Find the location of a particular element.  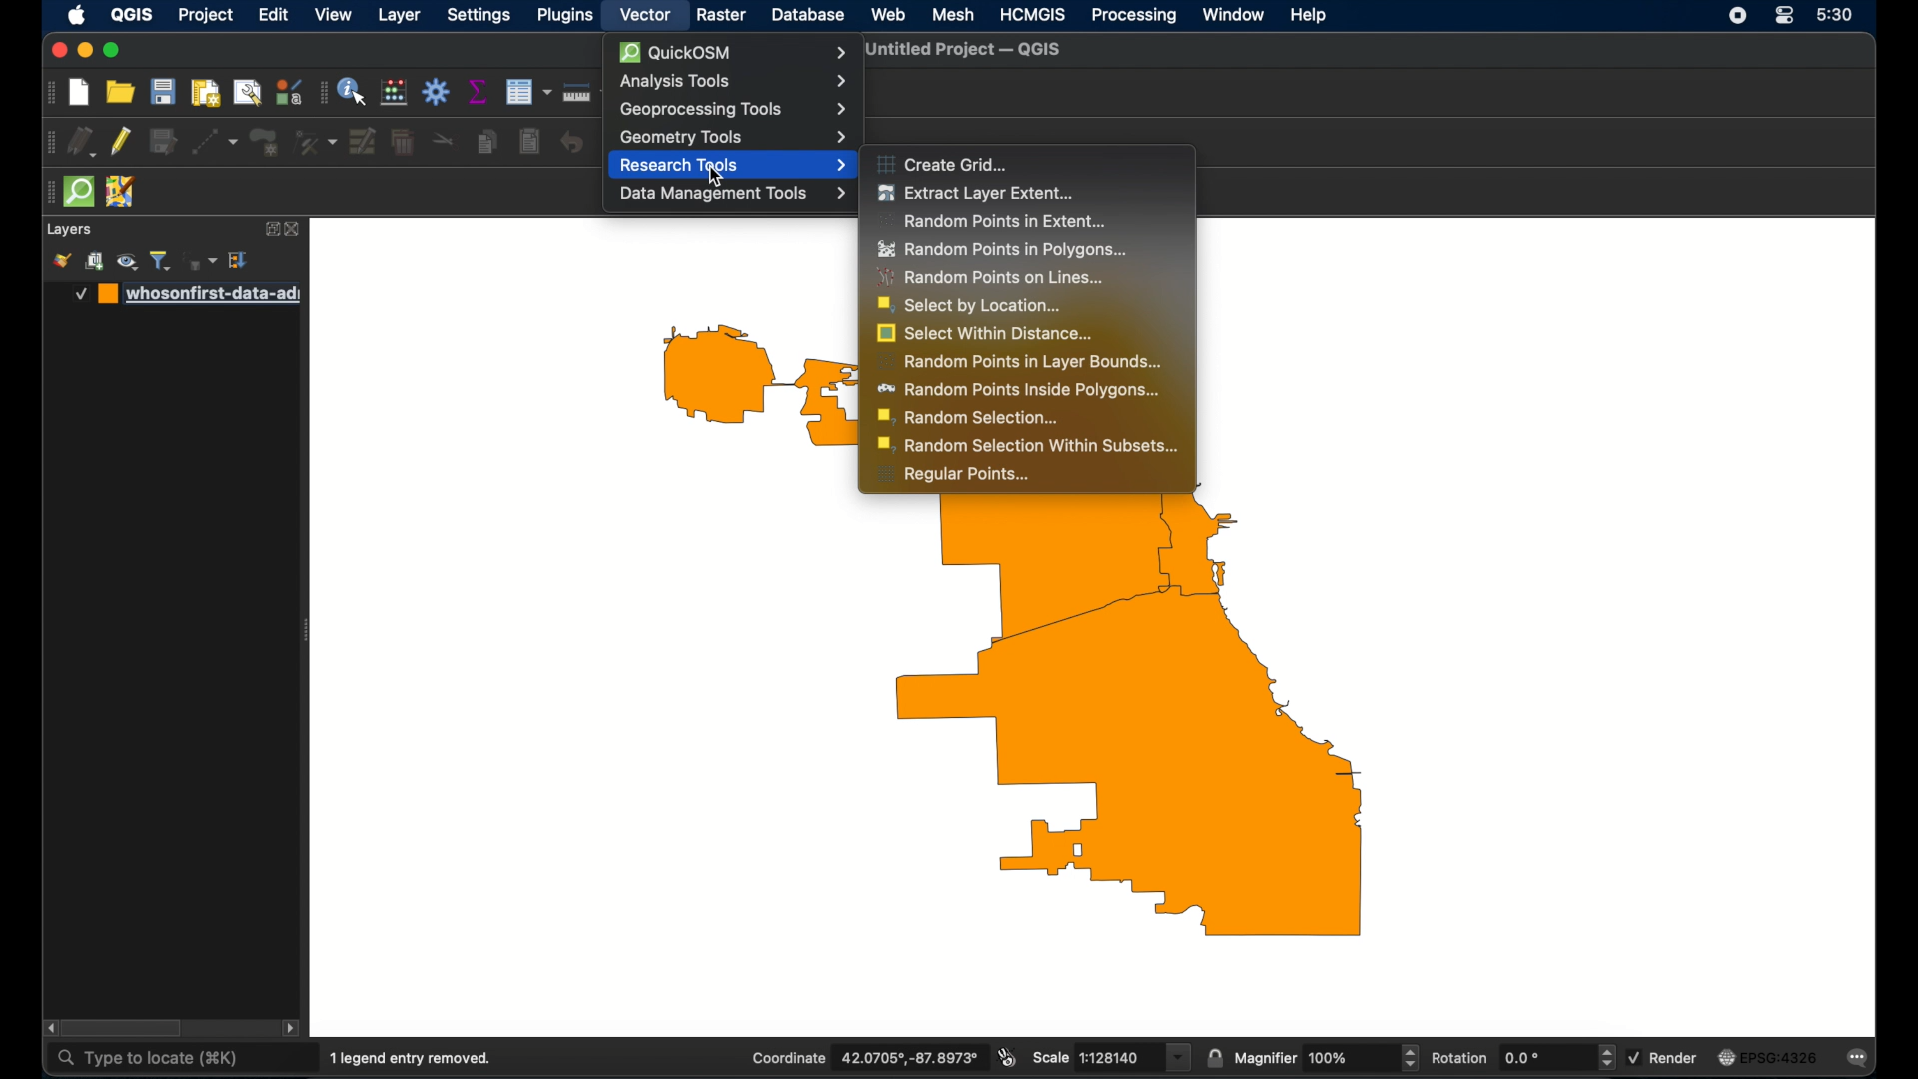

toolbox is located at coordinates (437, 92).